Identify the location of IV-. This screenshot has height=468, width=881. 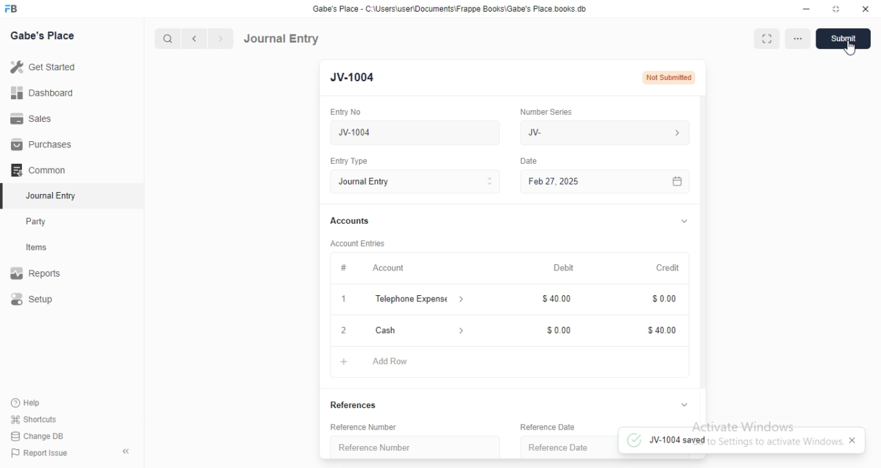
(604, 132).